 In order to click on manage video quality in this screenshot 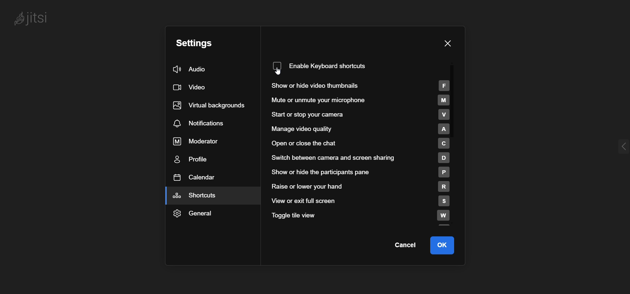, I will do `click(362, 128)`.